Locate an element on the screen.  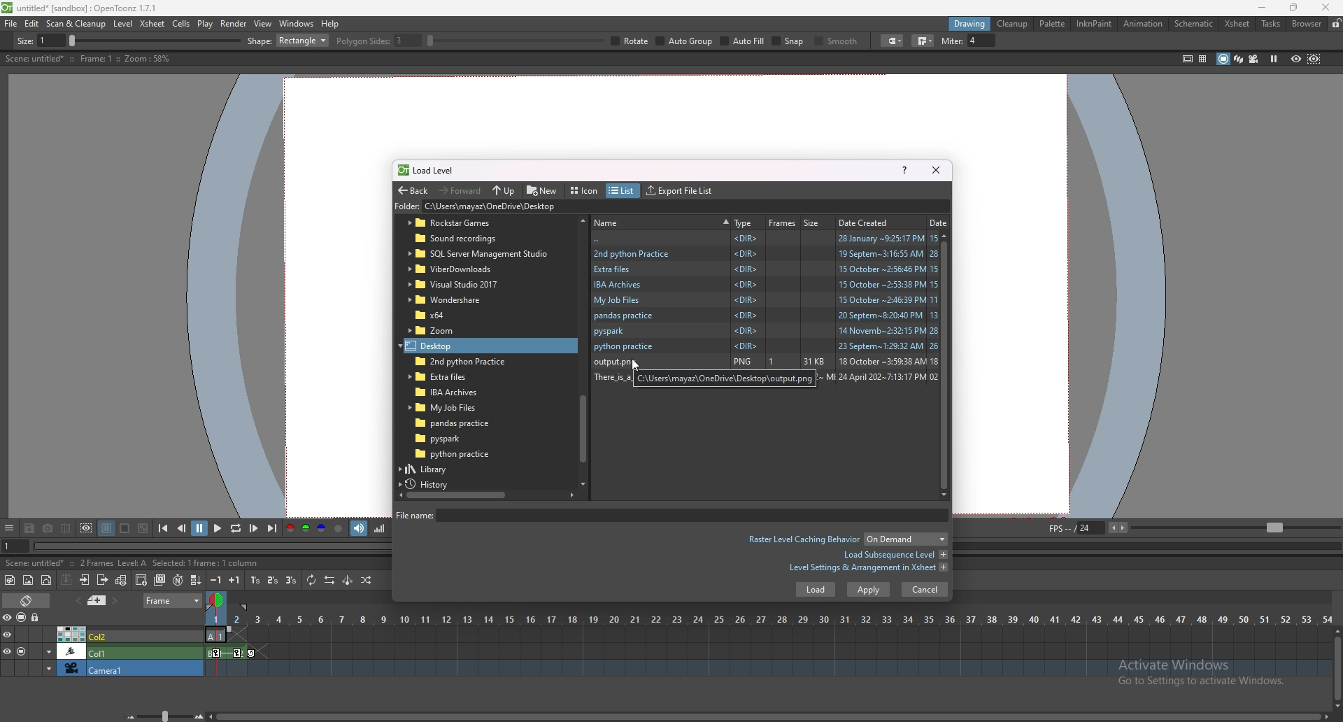
goto frame is located at coordinates (15, 546).